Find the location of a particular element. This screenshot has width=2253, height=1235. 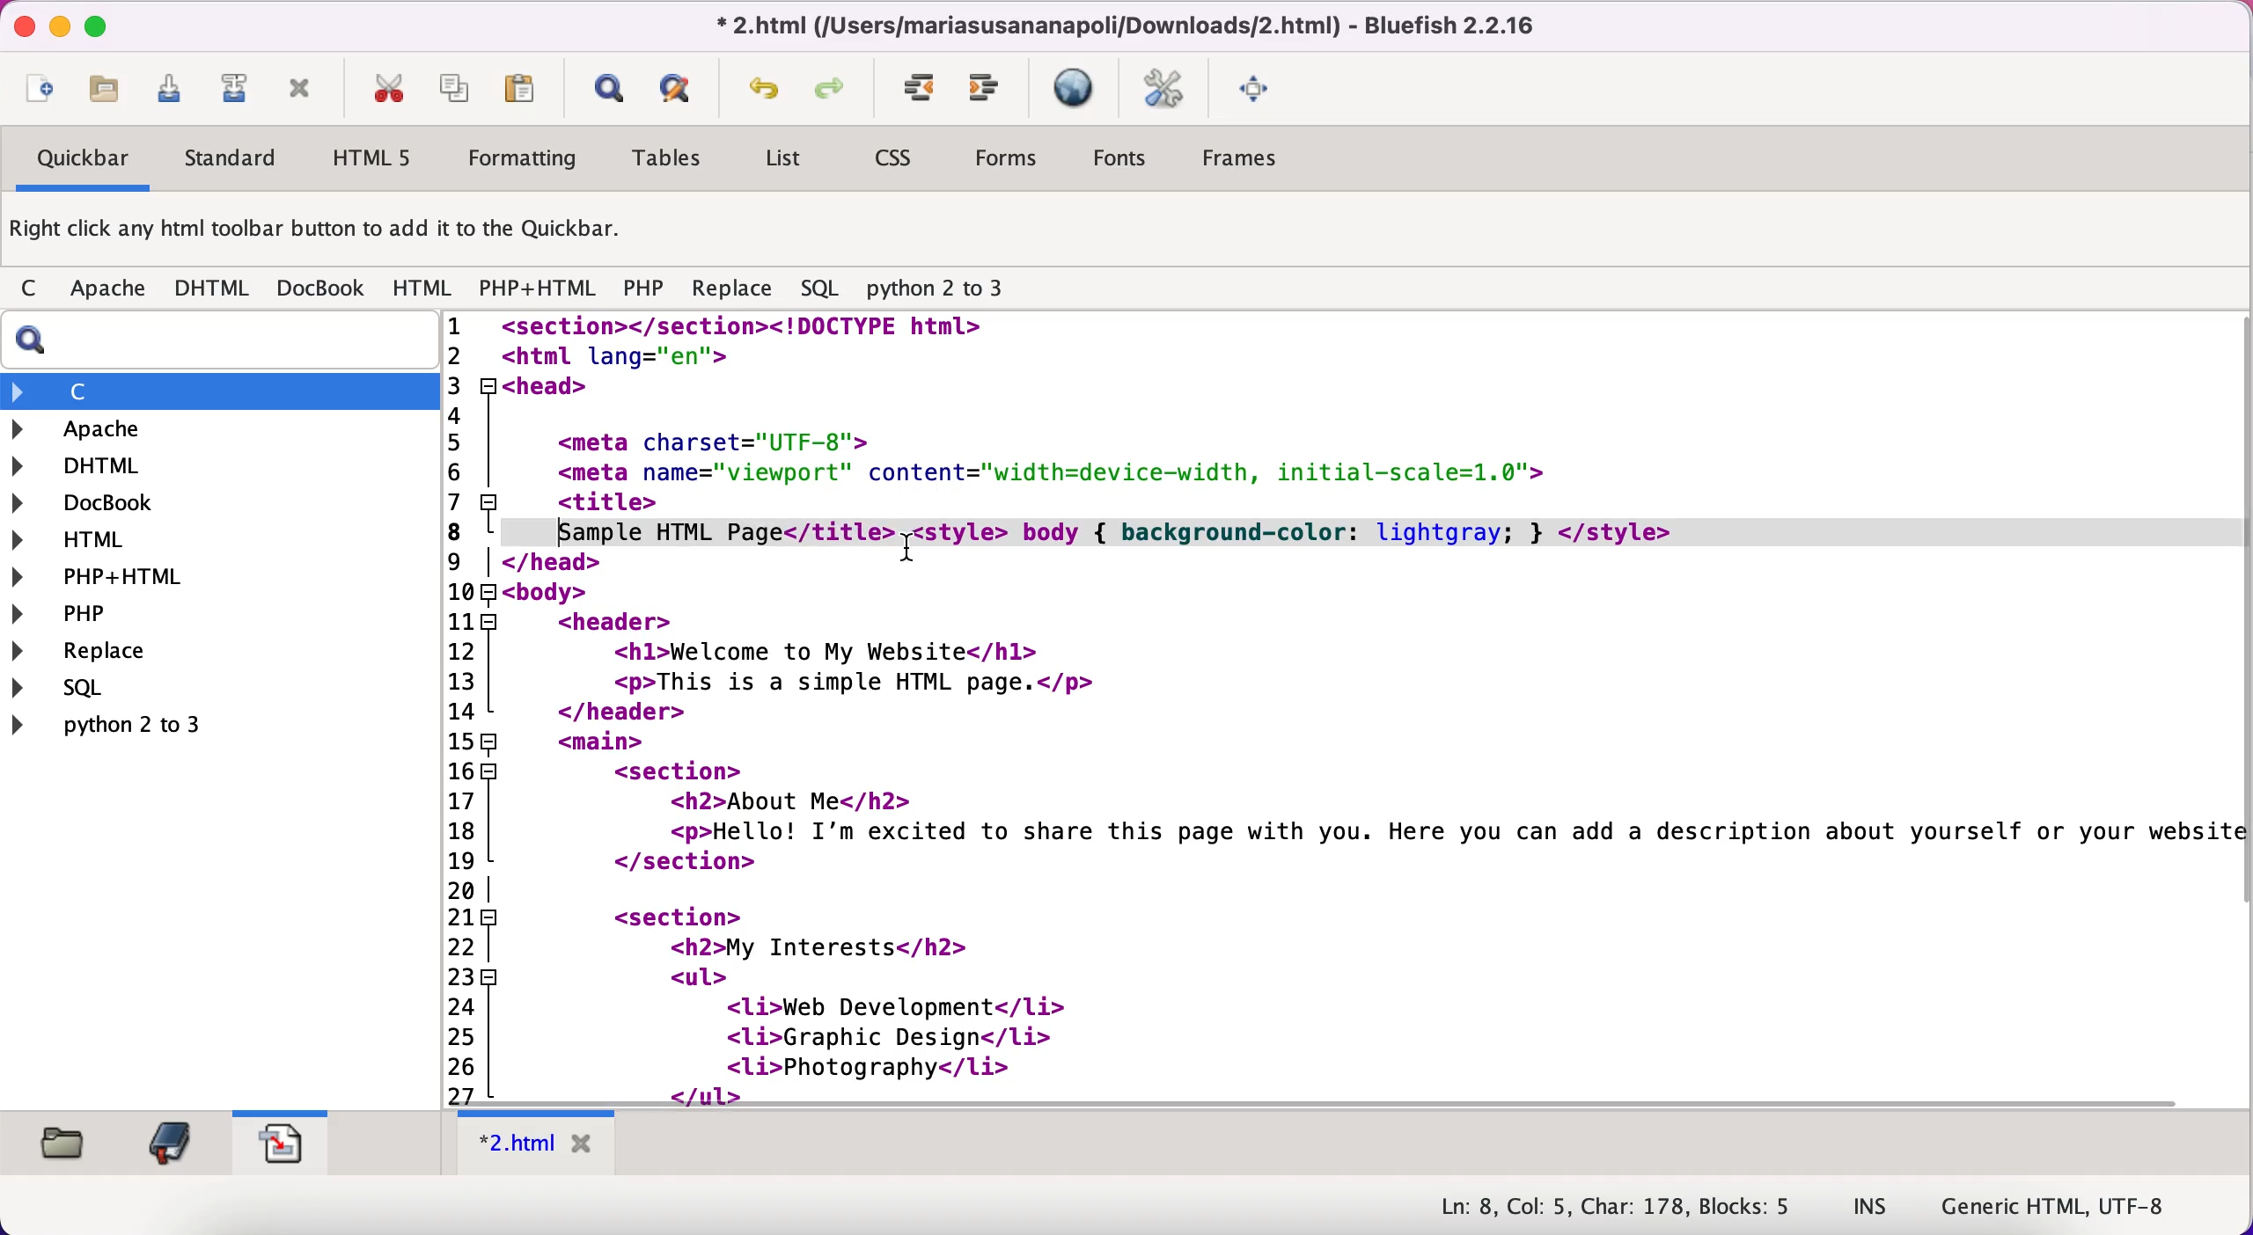

bookmarks is located at coordinates (169, 1143).